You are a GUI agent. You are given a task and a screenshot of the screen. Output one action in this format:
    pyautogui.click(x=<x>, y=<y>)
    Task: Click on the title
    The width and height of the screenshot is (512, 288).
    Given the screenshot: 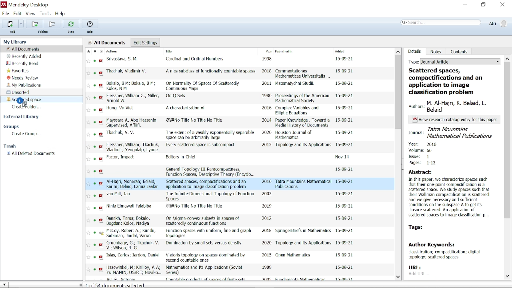 What is the action you would take?
    pyautogui.click(x=204, y=270)
    